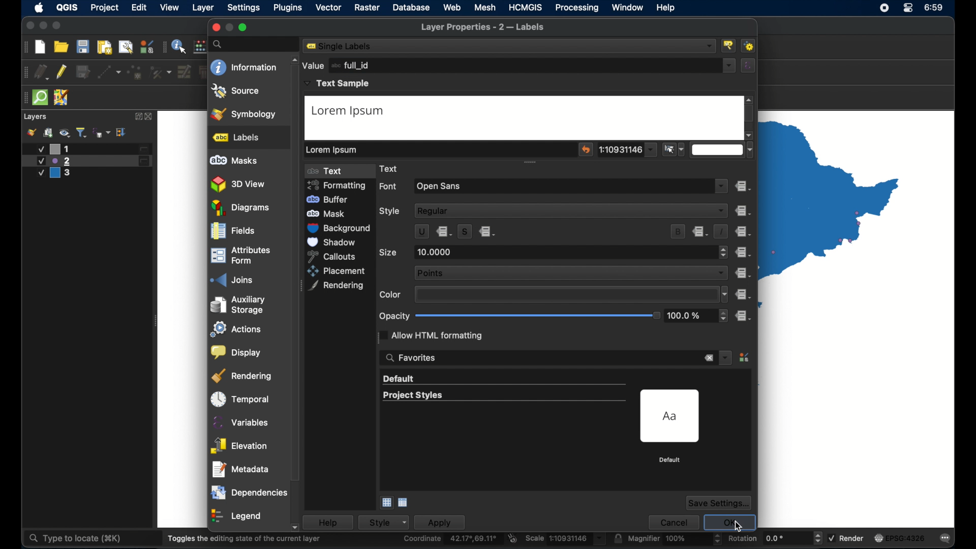 Image resolution: width=976 pixels, height=549 pixels. I want to click on drag handle, so click(164, 46).